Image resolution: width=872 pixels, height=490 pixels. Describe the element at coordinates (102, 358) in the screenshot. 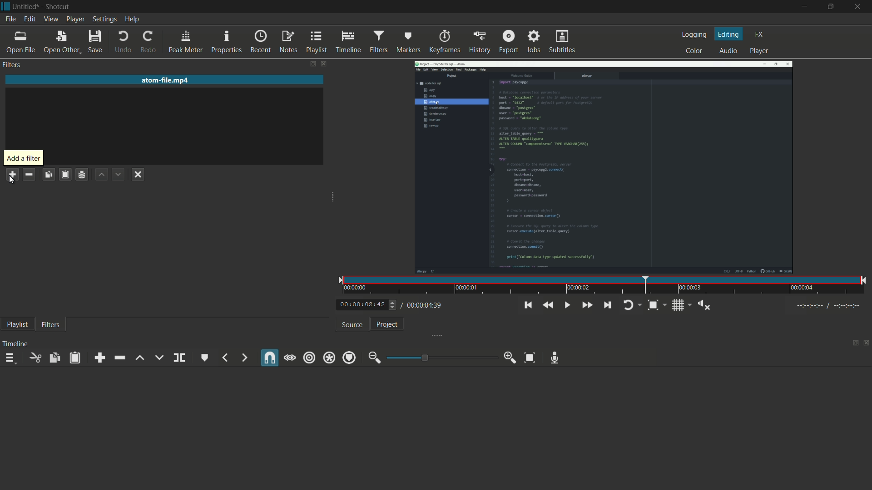

I see `append` at that location.